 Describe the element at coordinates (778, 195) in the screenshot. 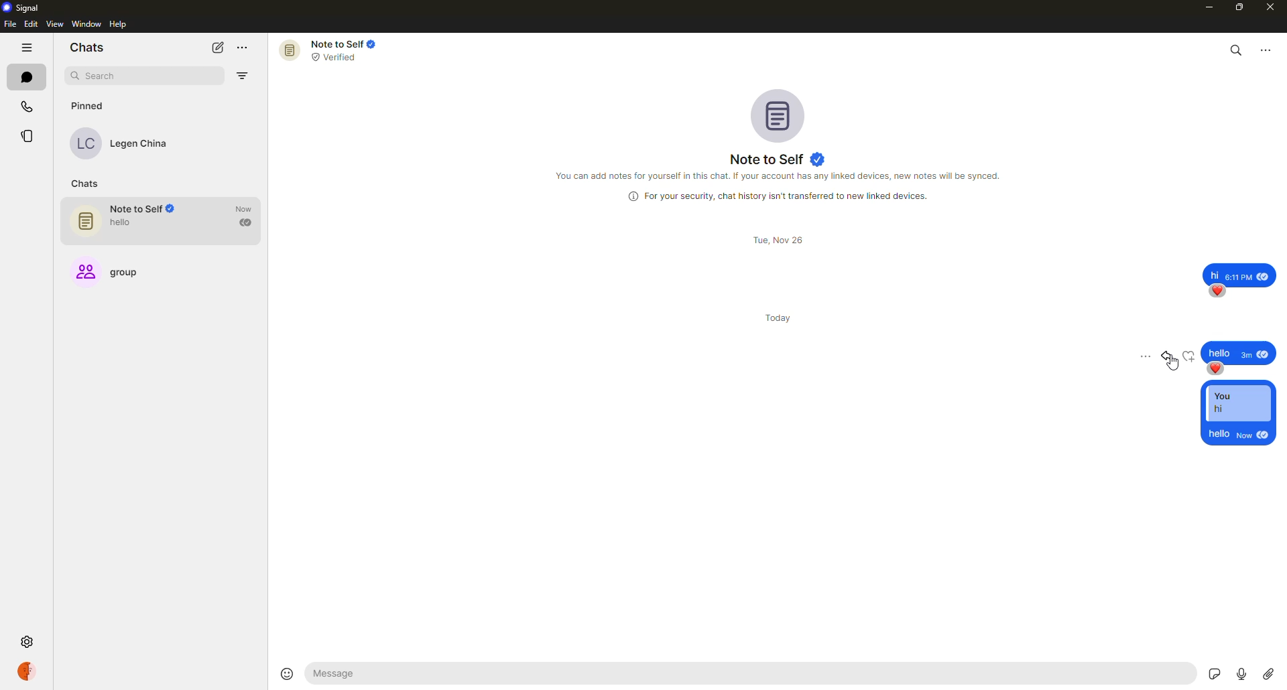

I see `info` at that location.